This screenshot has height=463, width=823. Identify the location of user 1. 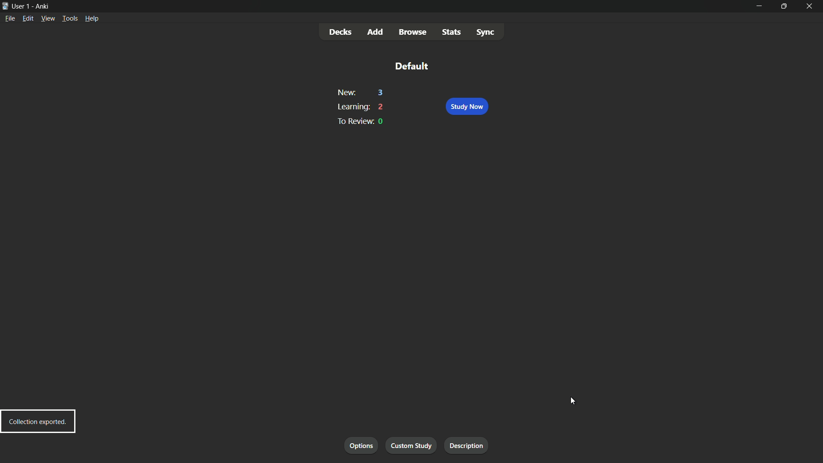
(22, 6).